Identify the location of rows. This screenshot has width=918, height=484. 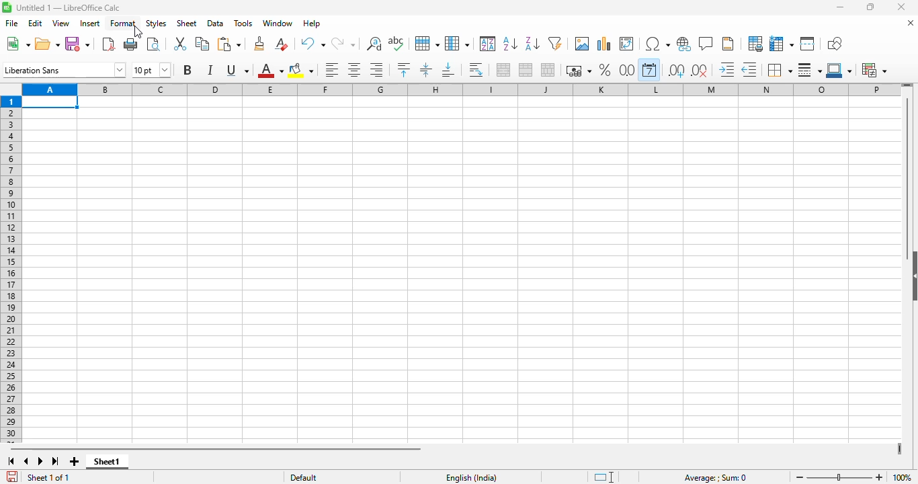
(11, 270).